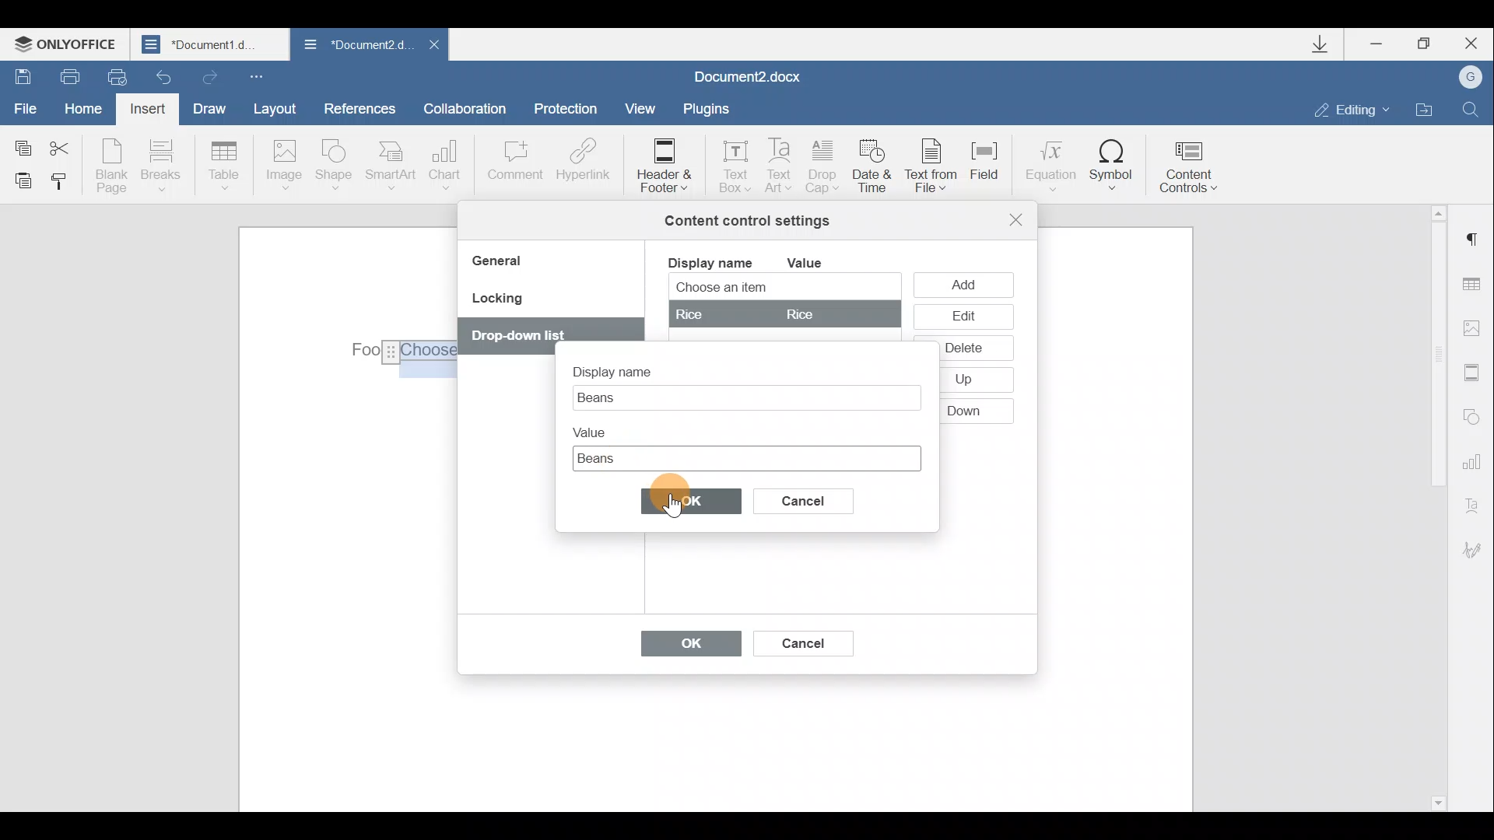 Image resolution: width=1494 pixels, height=840 pixels. What do you see at coordinates (18, 75) in the screenshot?
I see `Save` at bounding box center [18, 75].